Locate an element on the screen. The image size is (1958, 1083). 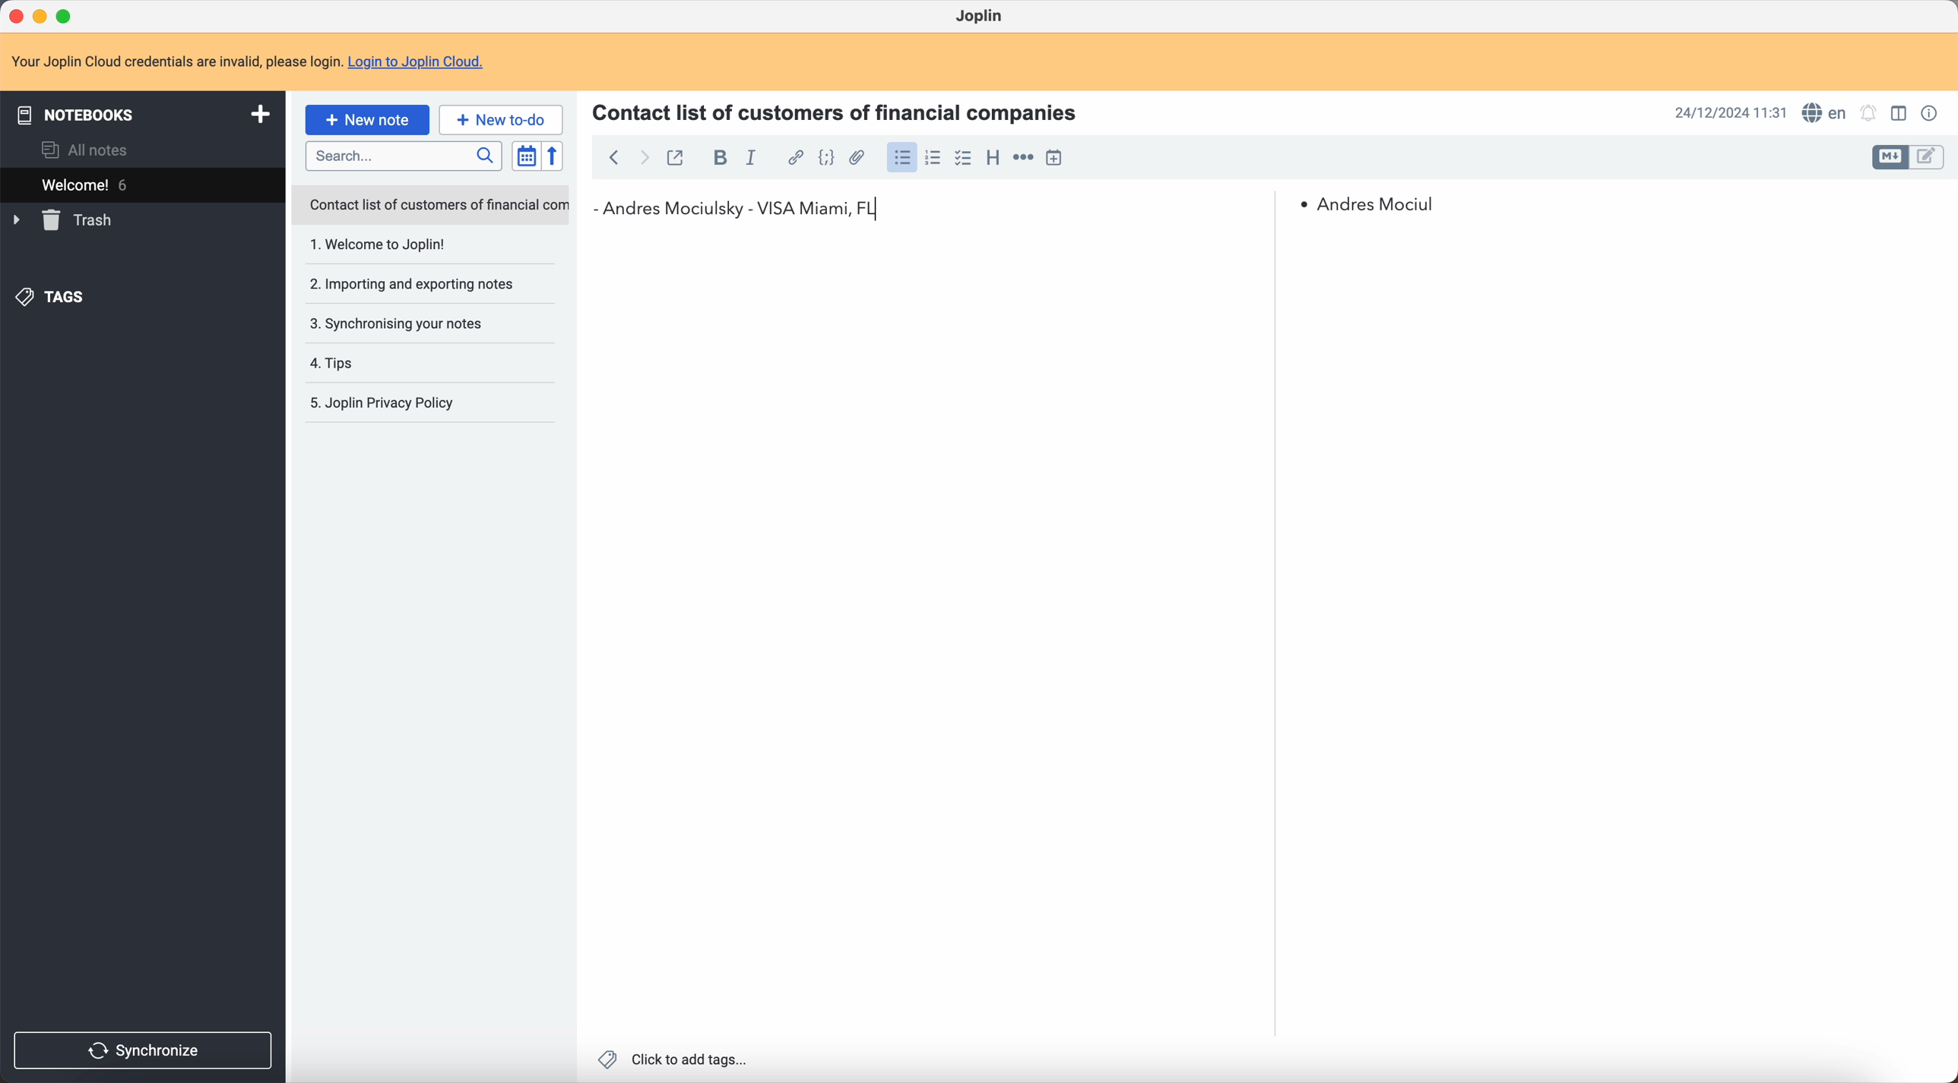
heading is located at coordinates (993, 159).